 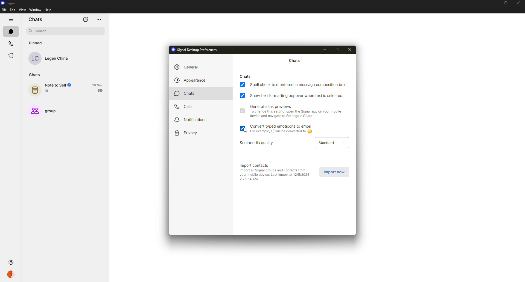 What do you see at coordinates (332, 143) in the screenshot?
I see `standard` at bounding box center [332, 143].